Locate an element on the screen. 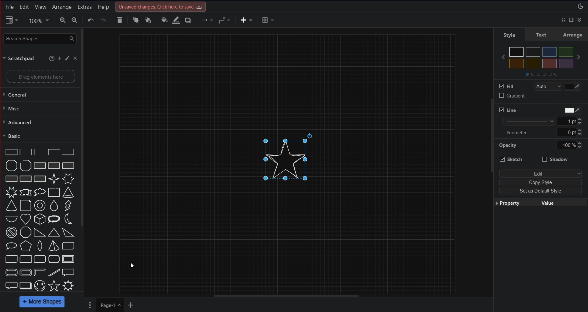 Image resolution: width=588 pixels, height=312 pixels. Edit is located at coordinates (541, 173).